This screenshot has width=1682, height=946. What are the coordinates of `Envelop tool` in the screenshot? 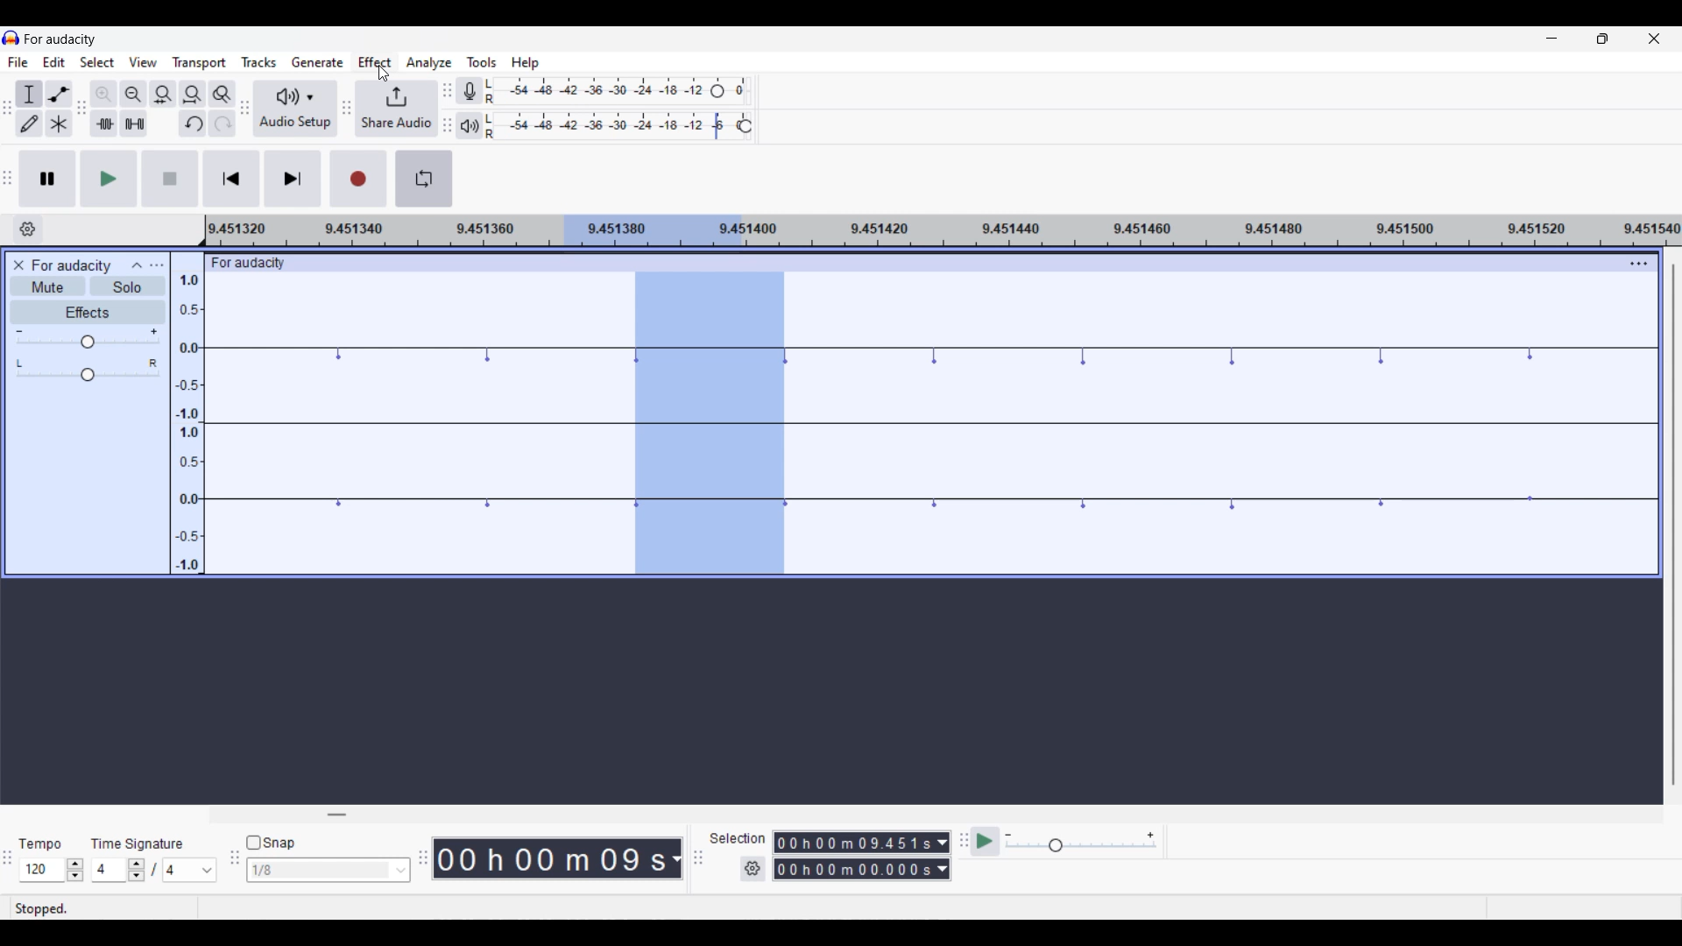 It's located at (60, 95).